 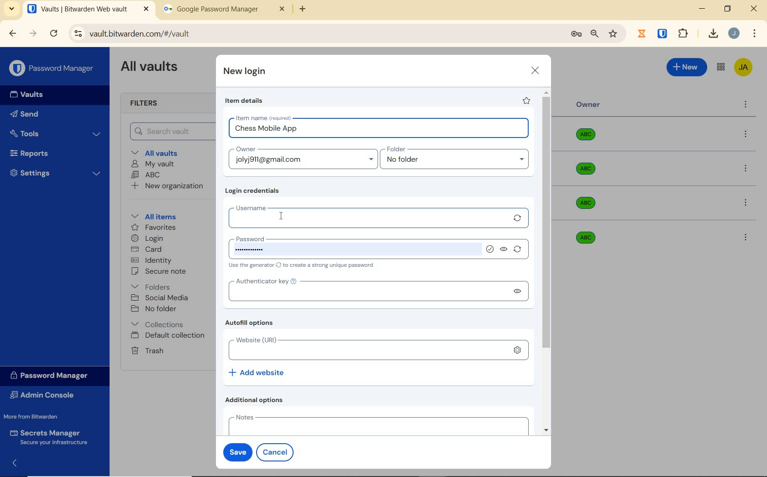 I want to click on Folder, so click(x=452, y=149).